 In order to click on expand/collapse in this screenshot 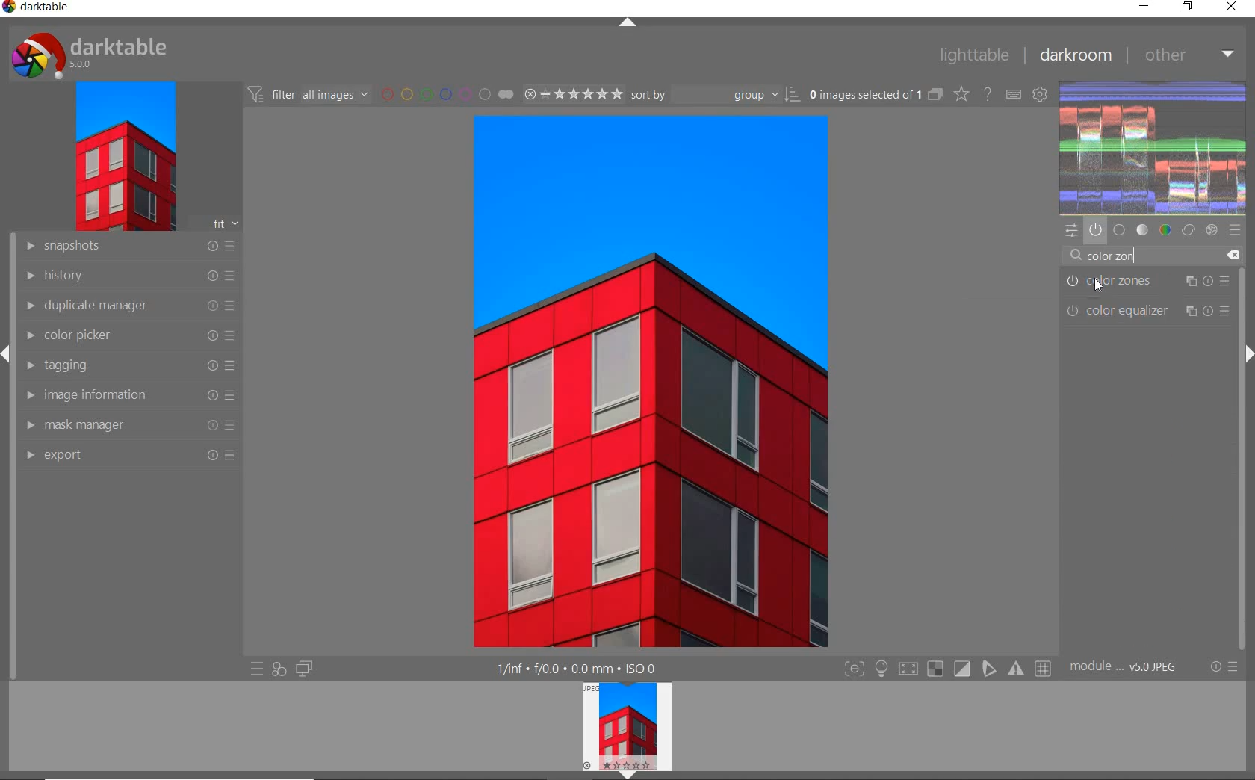, I will do `click(623, 775)`.